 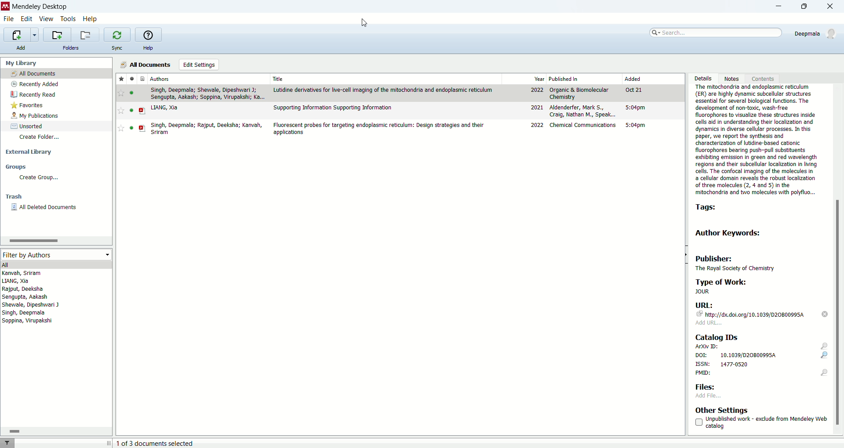 What do you see at coordinates (56, 35) in the screenshot?
I see `create a new folder` at bounding box center [56, 35].